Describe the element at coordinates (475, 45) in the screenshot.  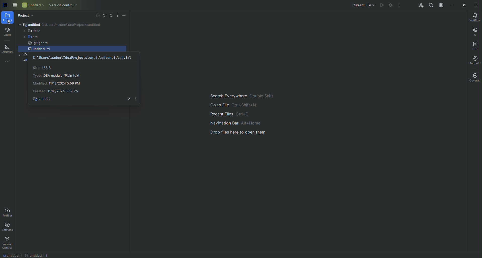
I see `Database` at that location.